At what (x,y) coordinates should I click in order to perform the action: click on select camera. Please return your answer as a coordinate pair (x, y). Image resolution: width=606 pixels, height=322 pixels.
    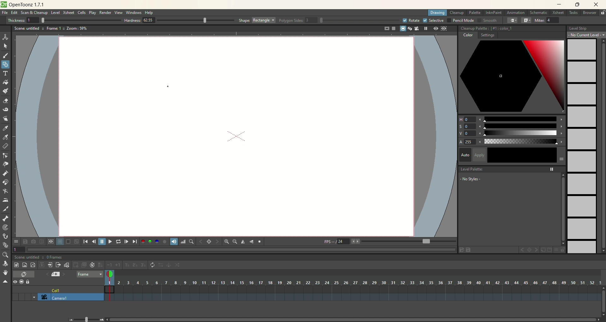
    Looking at the image, I should click on (43, 297).